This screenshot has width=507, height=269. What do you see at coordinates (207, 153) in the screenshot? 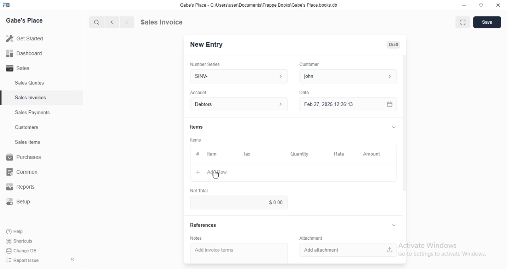
I see `# item` at bounding box center [207, 153].